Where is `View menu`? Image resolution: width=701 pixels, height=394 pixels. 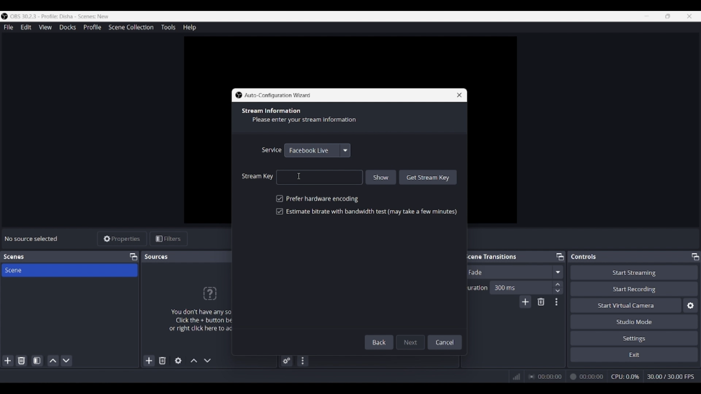
View menu is located at coordinates (45, 27).